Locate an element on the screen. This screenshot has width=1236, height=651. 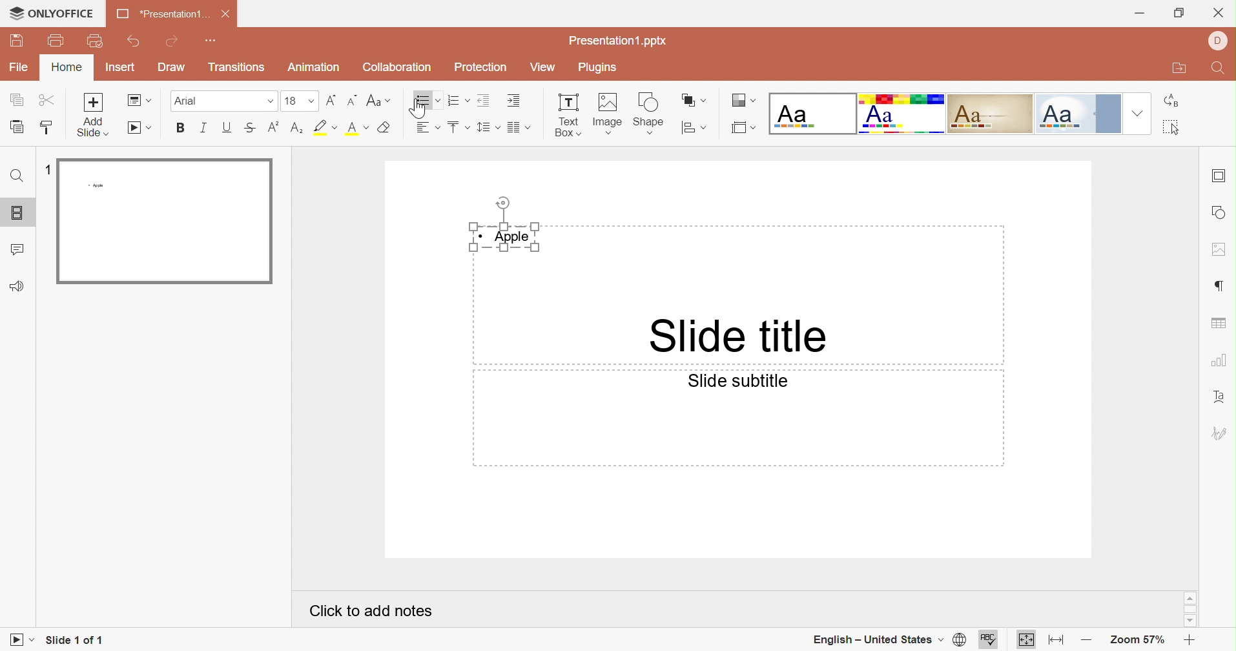
set document language is located at coordinates (957, 640).